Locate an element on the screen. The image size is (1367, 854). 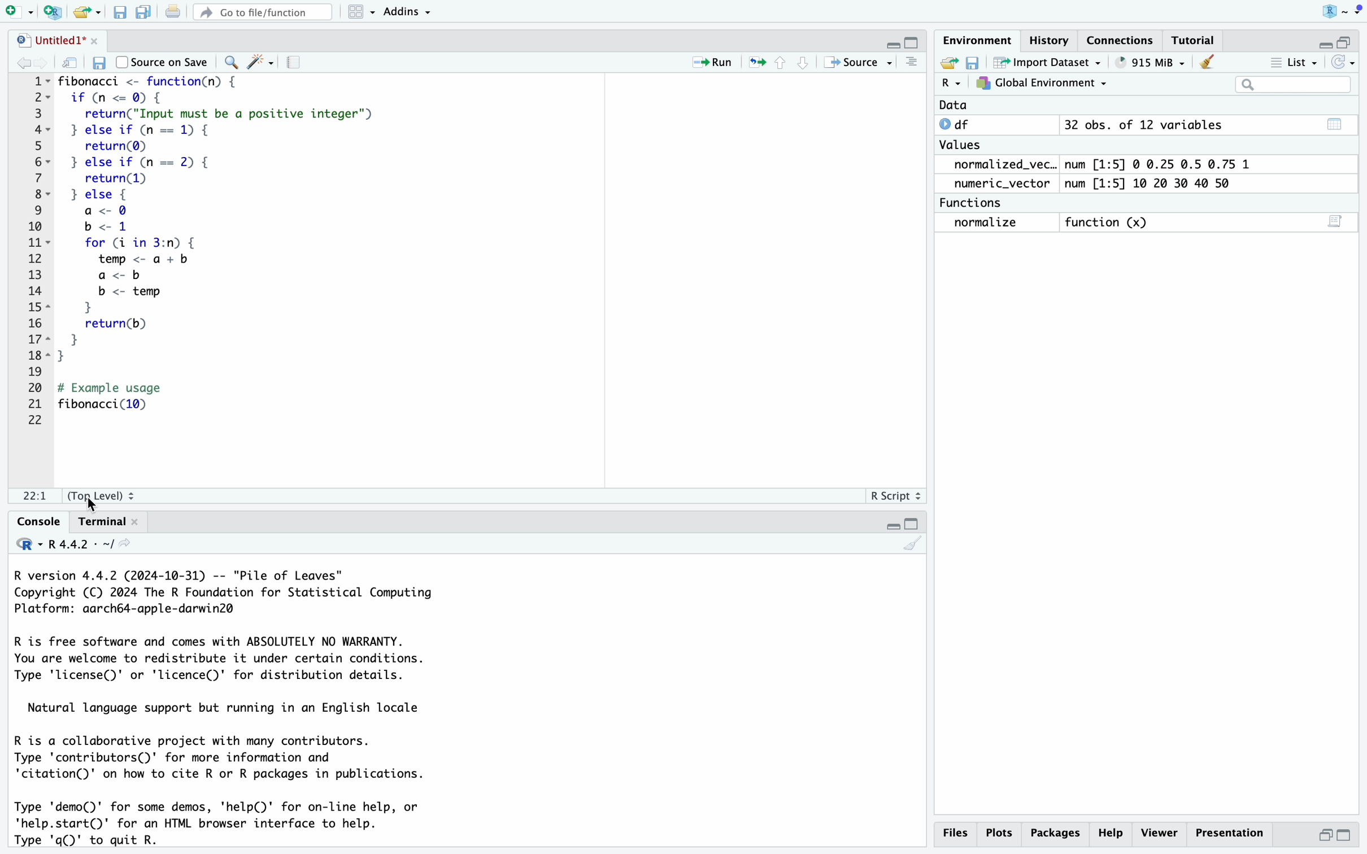
df is located at coordinates (963, 124).